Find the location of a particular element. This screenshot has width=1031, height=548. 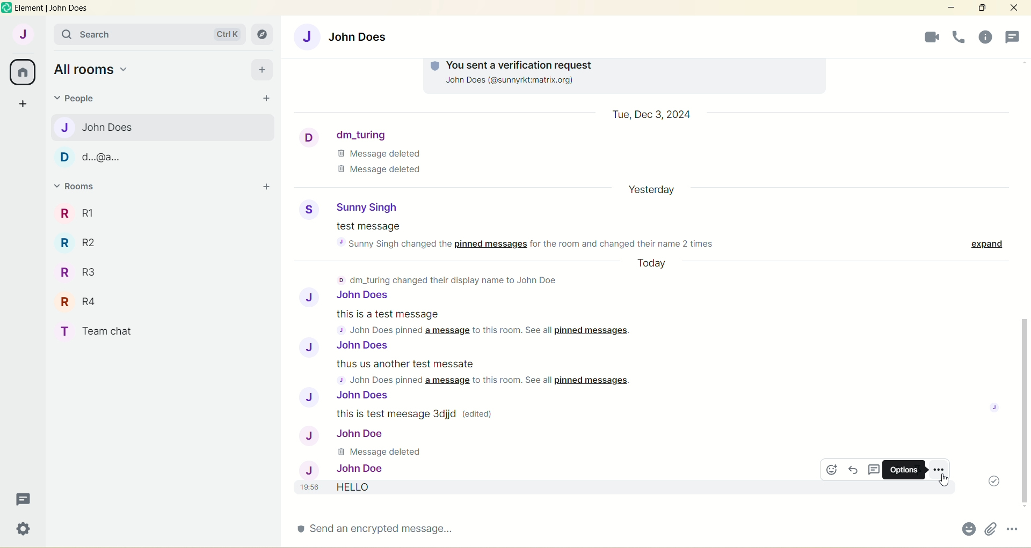

all rooms is located at coordinates (92, 69).